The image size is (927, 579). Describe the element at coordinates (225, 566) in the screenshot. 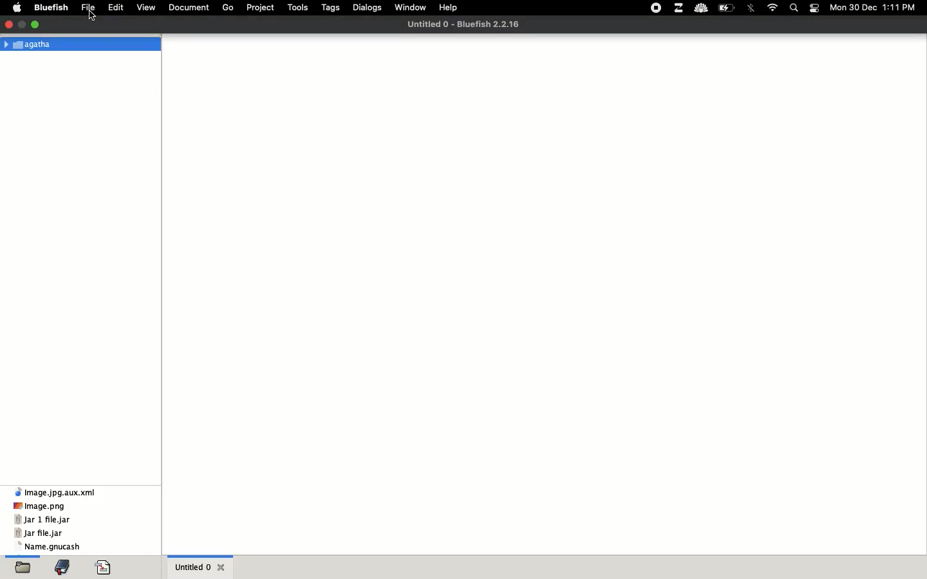

I see `close` at that location.